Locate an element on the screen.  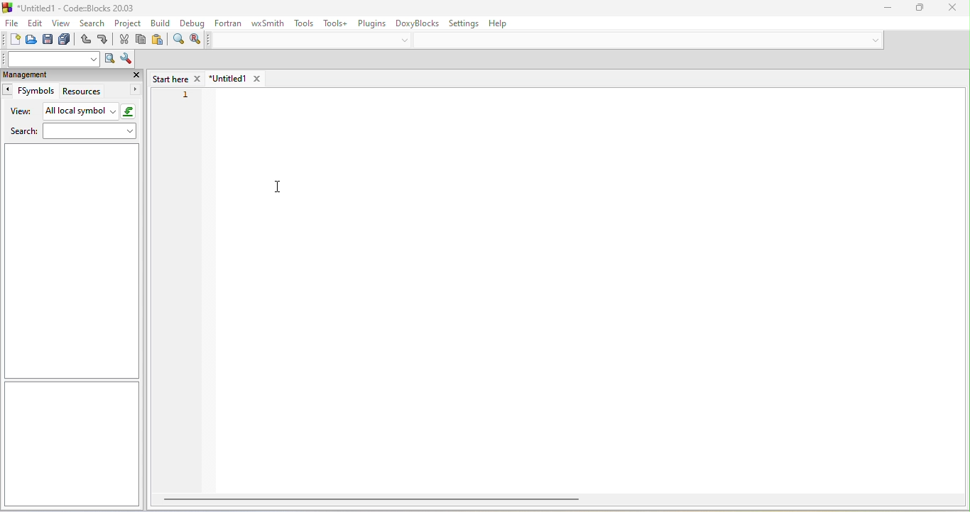
resources is located at coordinates (100, 91).